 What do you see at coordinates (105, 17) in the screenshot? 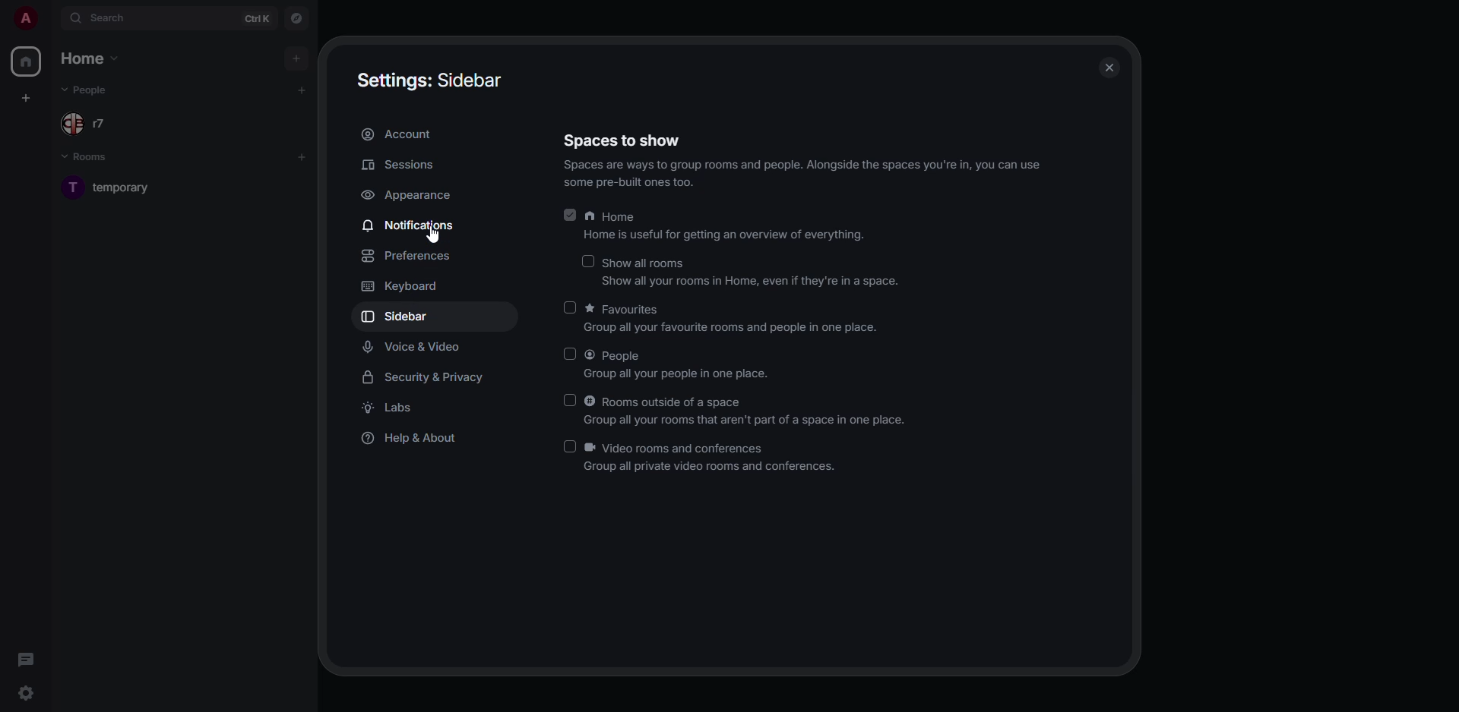
I see `search` at bounding box center [105, 17].